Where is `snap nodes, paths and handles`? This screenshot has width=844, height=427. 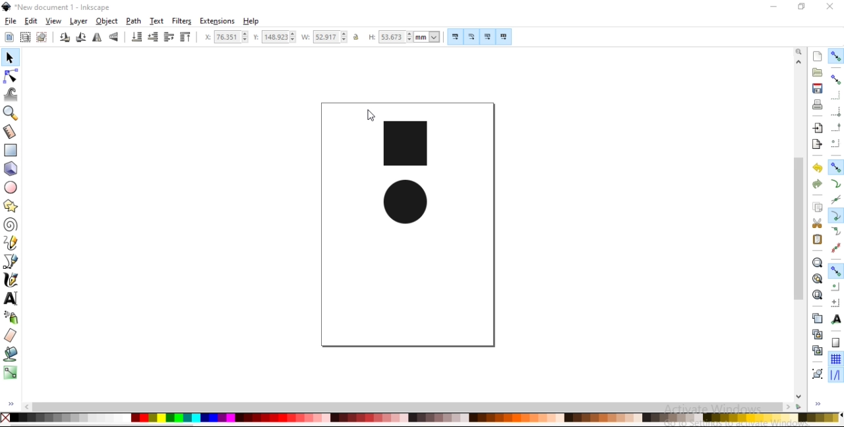 snap nodes, paths and handles is located at coordinates (836, 167).